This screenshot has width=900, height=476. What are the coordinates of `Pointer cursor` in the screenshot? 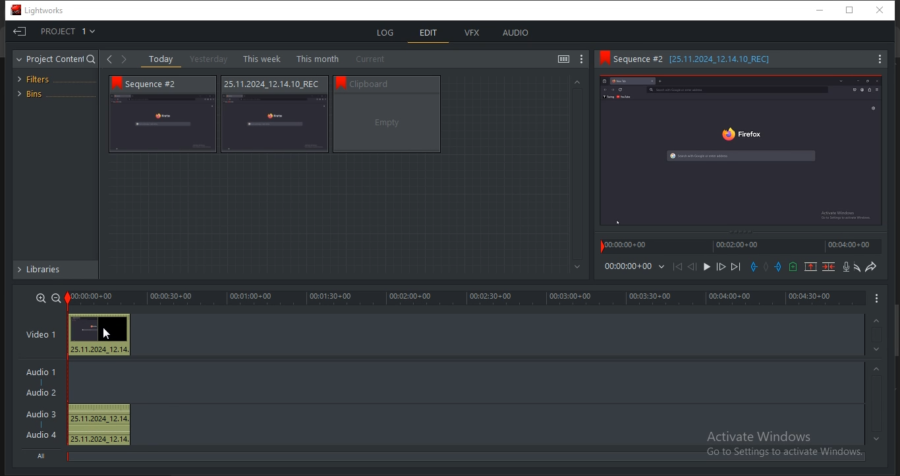 It's located at (107, 334).